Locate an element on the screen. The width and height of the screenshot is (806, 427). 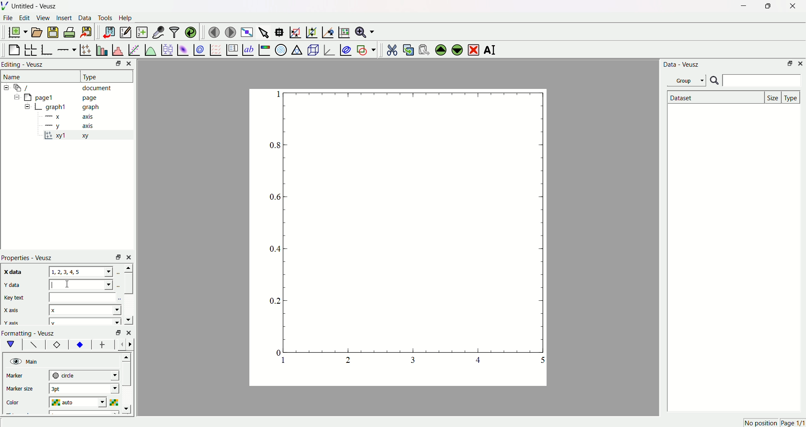
add axis is located at coordinates (67, 48).